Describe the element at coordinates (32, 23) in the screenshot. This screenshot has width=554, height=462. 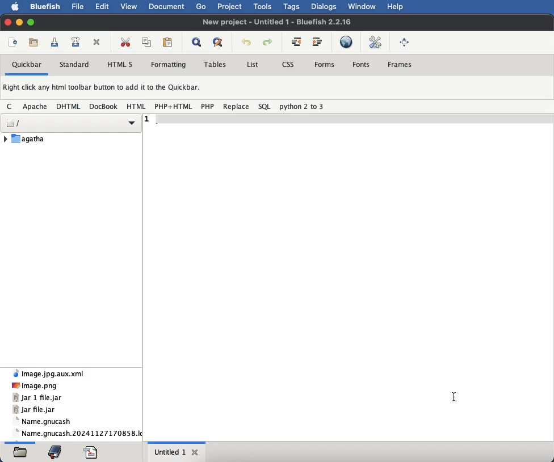
I see `maximize` at that location.